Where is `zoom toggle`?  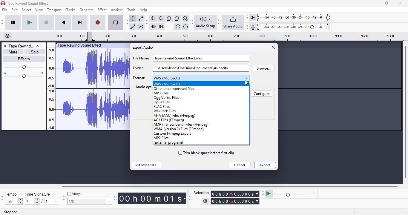 zoom toggle is located at coordinates (186, 19).